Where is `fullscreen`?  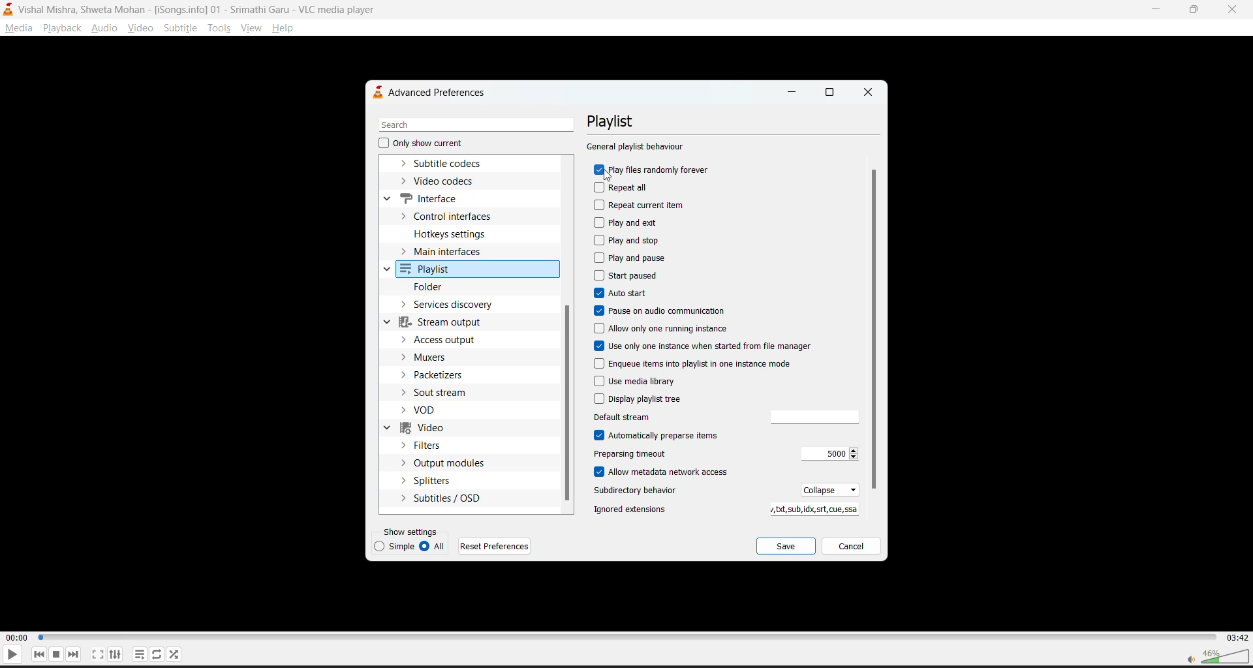 fullscreen is located at coordinates (96, 654).